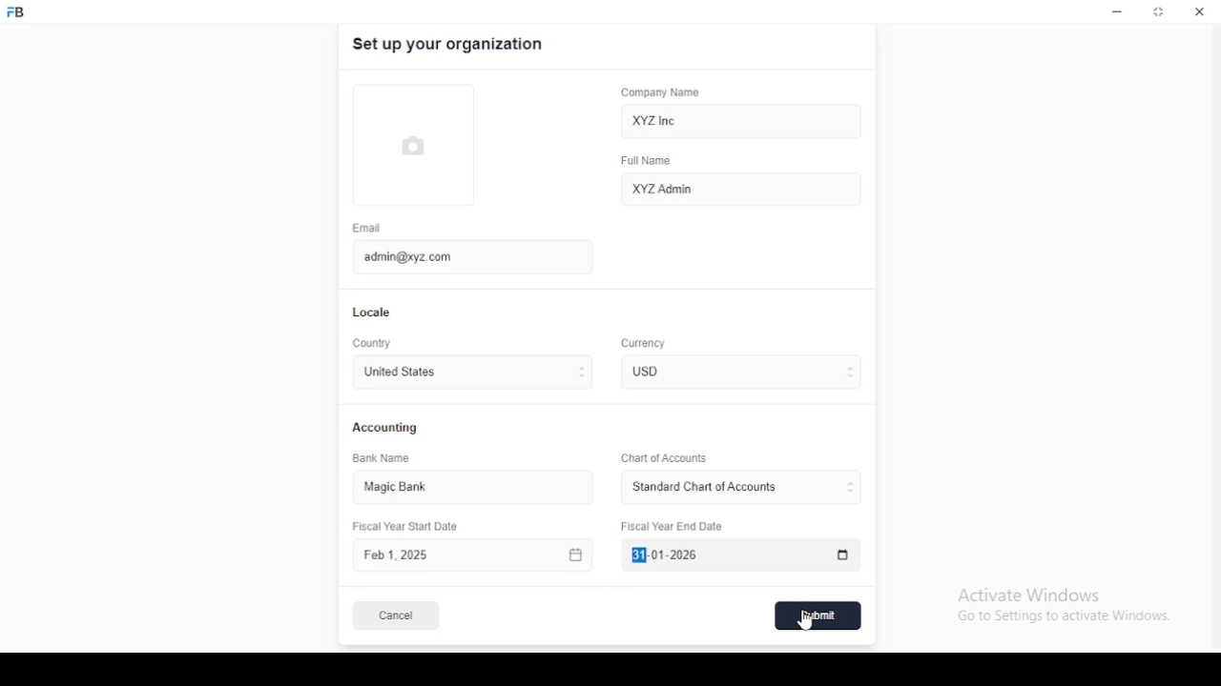 This screenshot has width=1221, height=686. What do you see at coordinates (808, 620) in the screenshot?
I see `mouse pointer` at bounding box center [808, 620].